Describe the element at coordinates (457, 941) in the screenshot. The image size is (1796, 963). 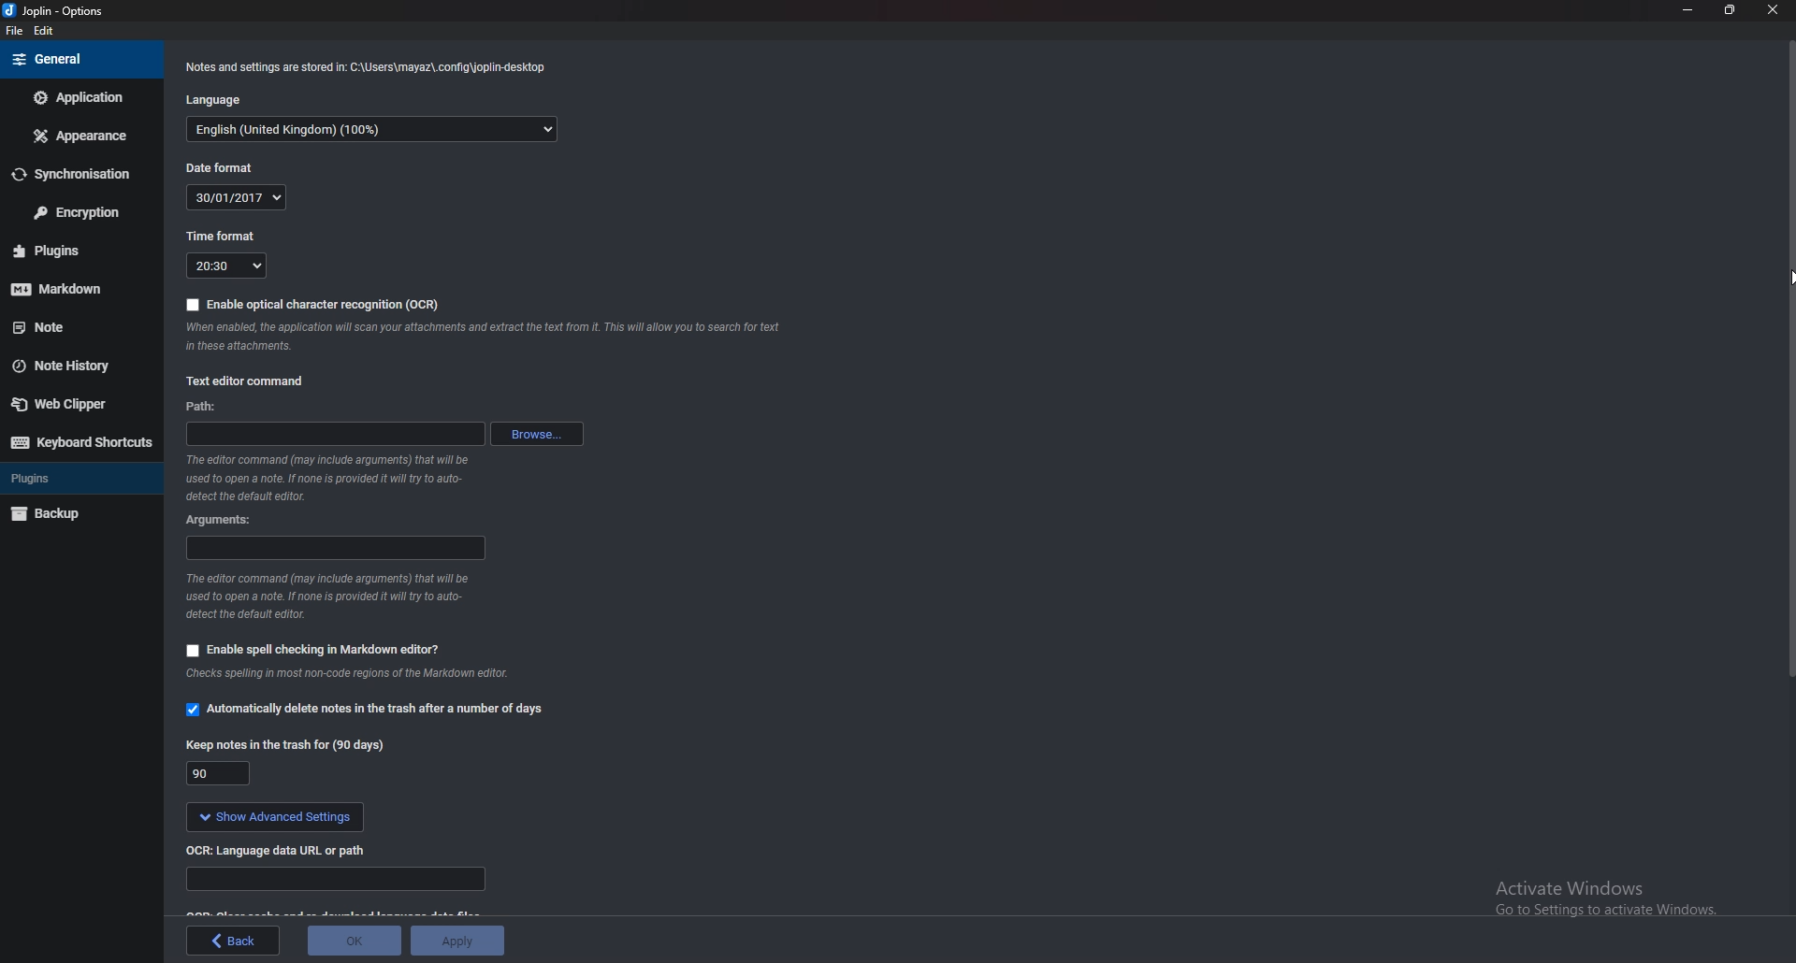
I see `Apply` at that location.